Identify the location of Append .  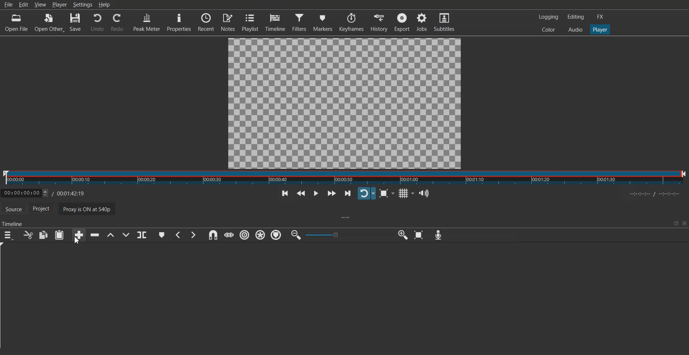
(79, 235).